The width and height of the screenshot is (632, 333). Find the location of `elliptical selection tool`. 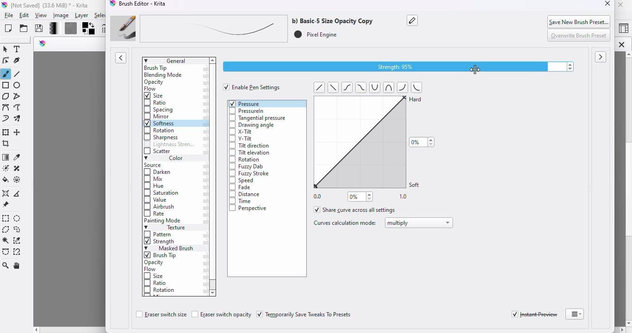

elliptical selection tool is located at coordinates (18, 219).